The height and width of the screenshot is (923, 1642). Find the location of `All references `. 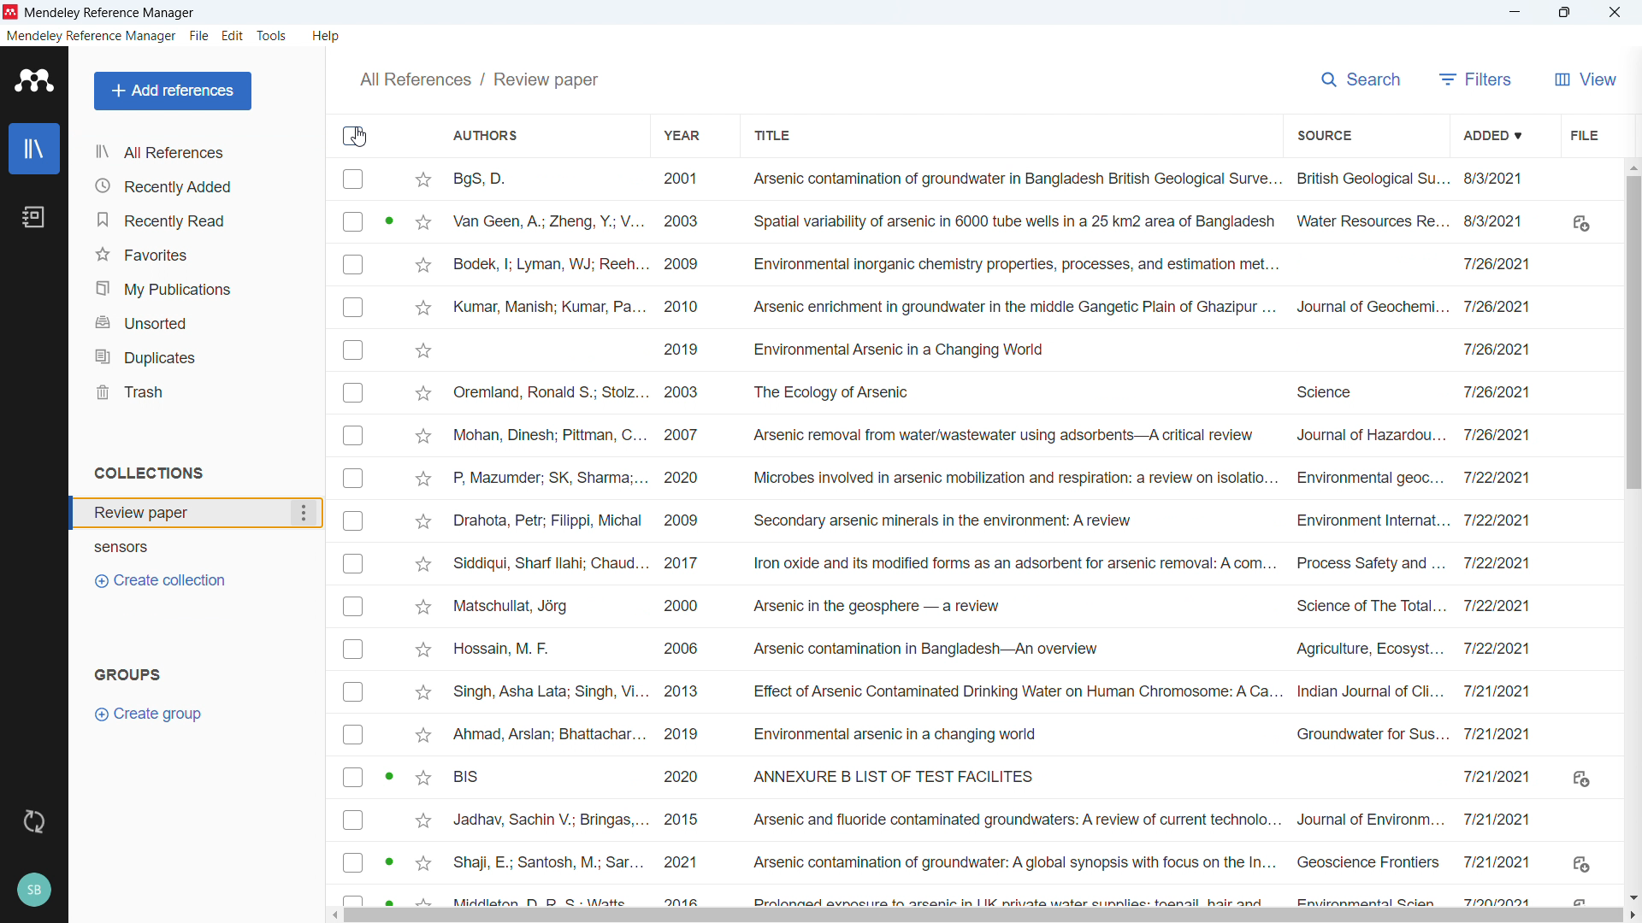

All references  is located at coordinates (197, 153).